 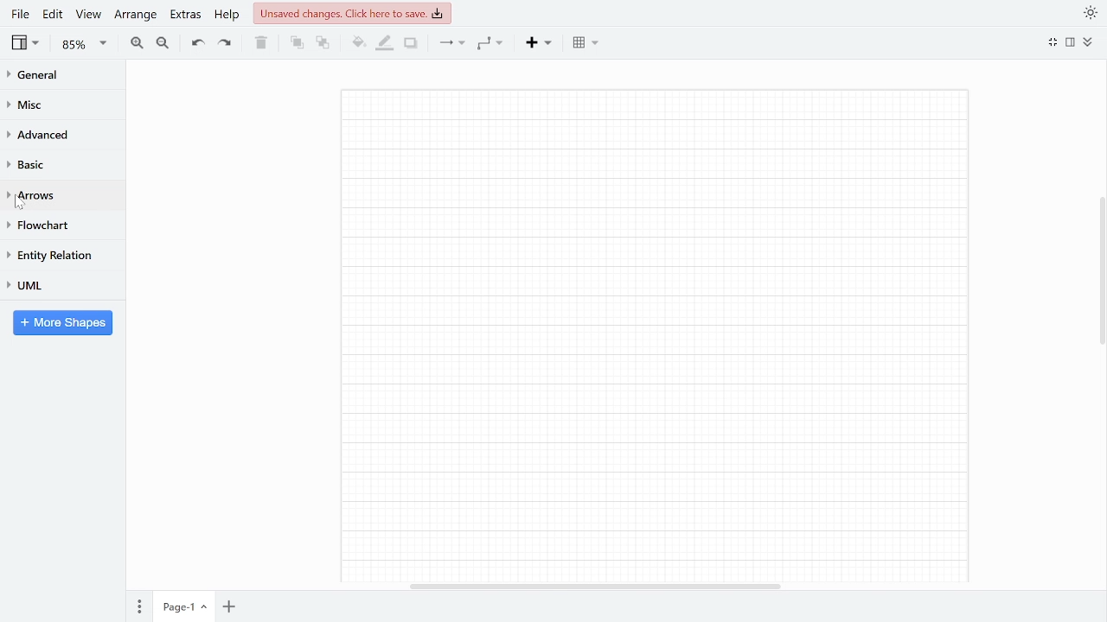 I want to click on Collapse, so click(x=1088, y=42).